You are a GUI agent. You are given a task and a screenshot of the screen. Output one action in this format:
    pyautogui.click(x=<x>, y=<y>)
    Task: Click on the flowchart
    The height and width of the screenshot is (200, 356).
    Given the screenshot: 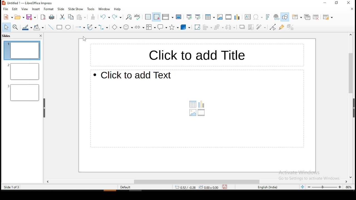 What is the action you would take?
    pyautogui.click(x=151, y=27)
    